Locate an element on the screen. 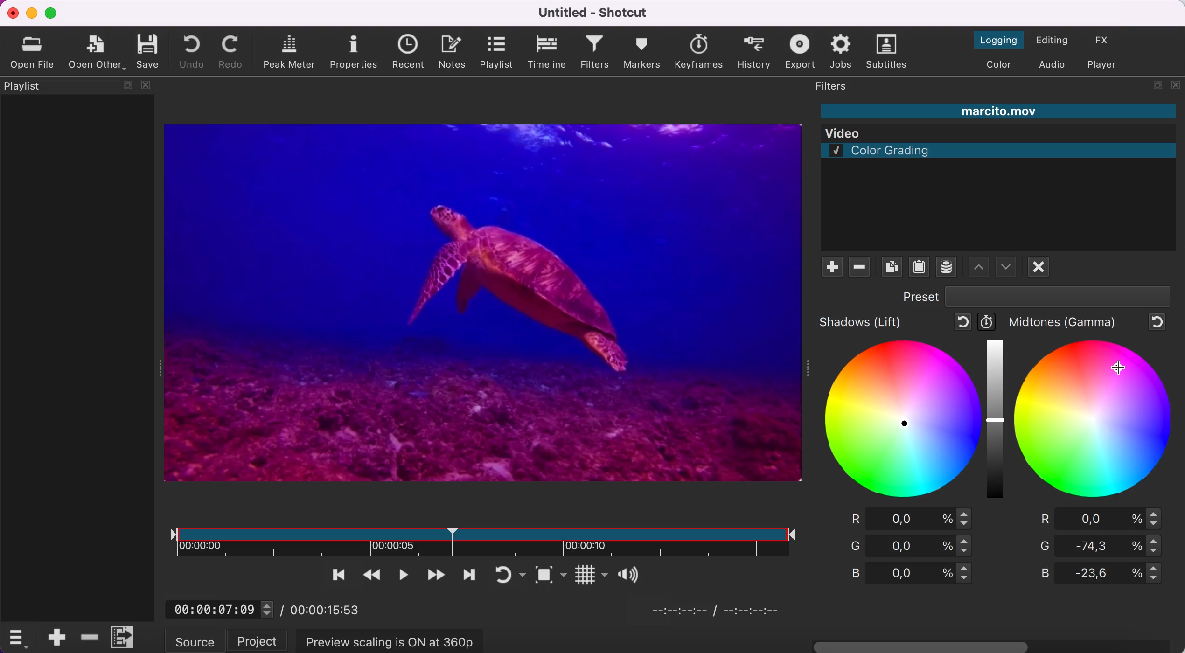 This screenshot has width=1185, height=653. red is located at coordinates (1101, 519).